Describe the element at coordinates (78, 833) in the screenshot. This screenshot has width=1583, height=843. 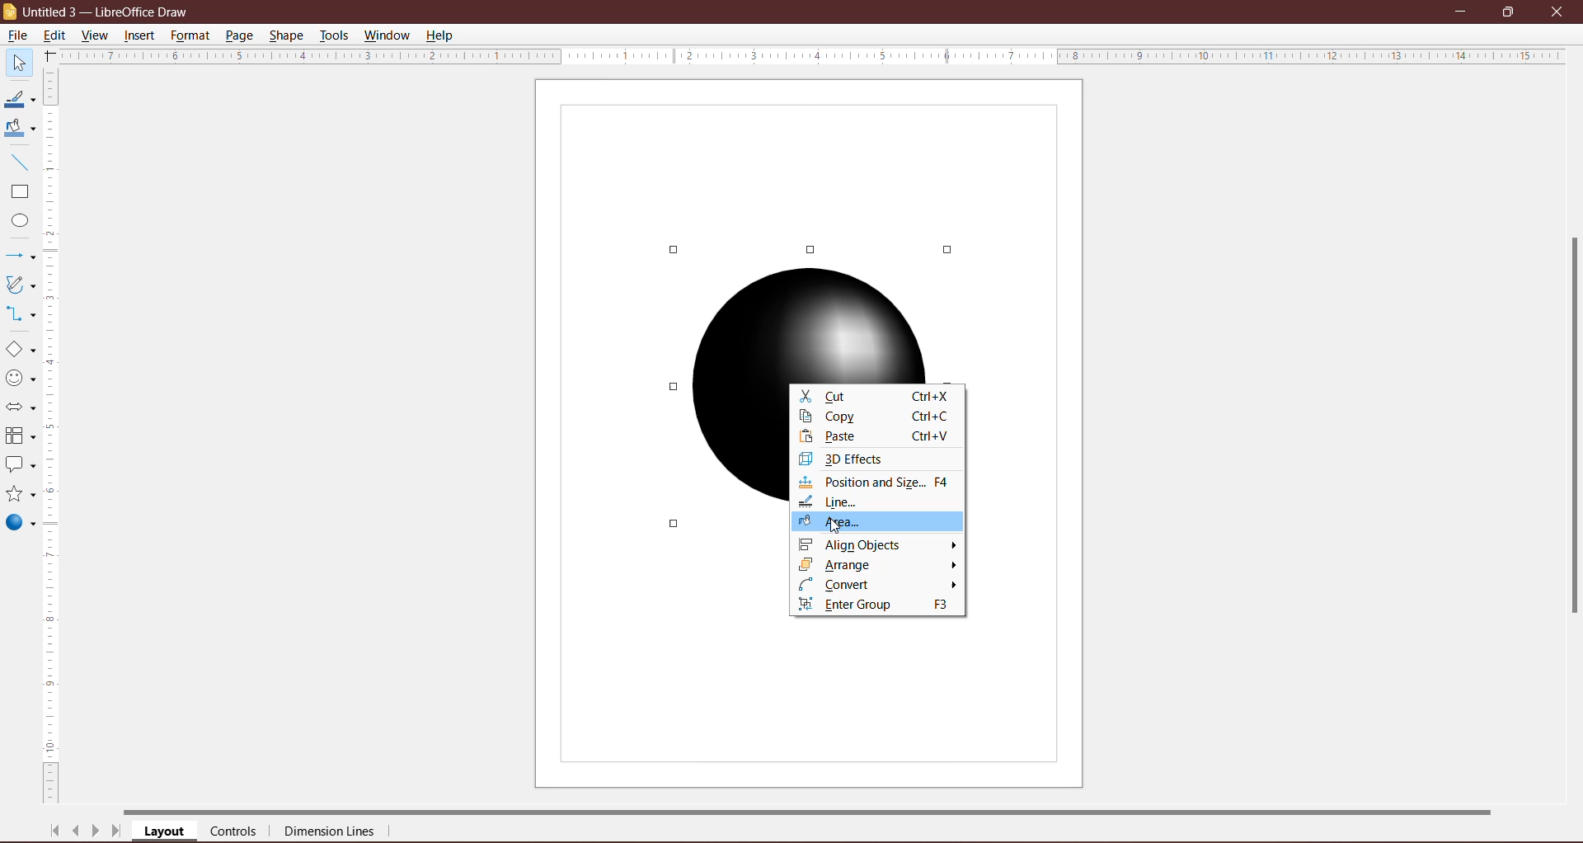
I see `Scroll to previous page` at that location.